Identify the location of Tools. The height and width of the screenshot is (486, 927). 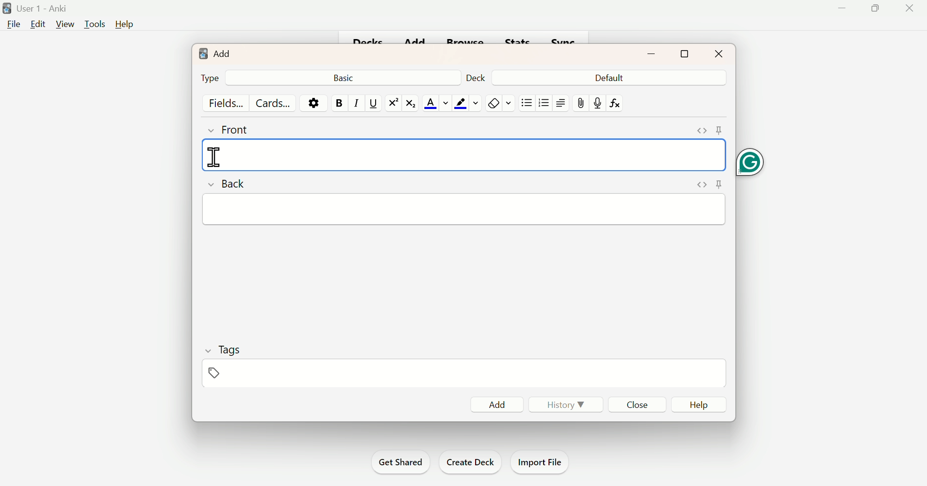
(94, 25).